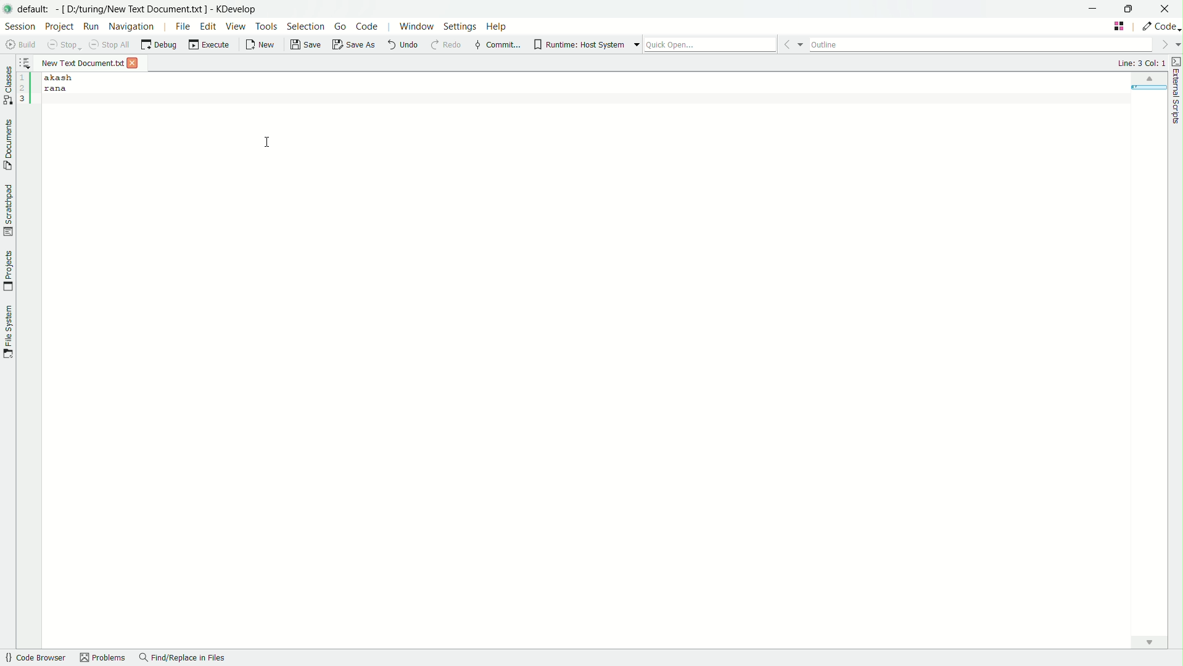  I want to click on runtime host system, so click(579, 44).